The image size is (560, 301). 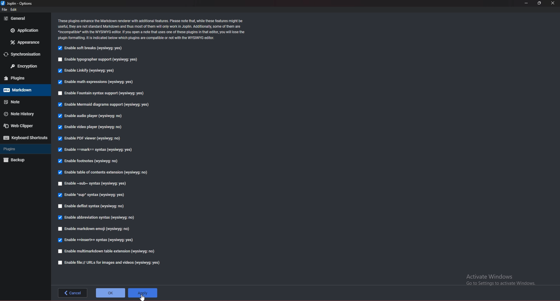 I want to click on keyboard shortcuts, so click(x=24, y=138).